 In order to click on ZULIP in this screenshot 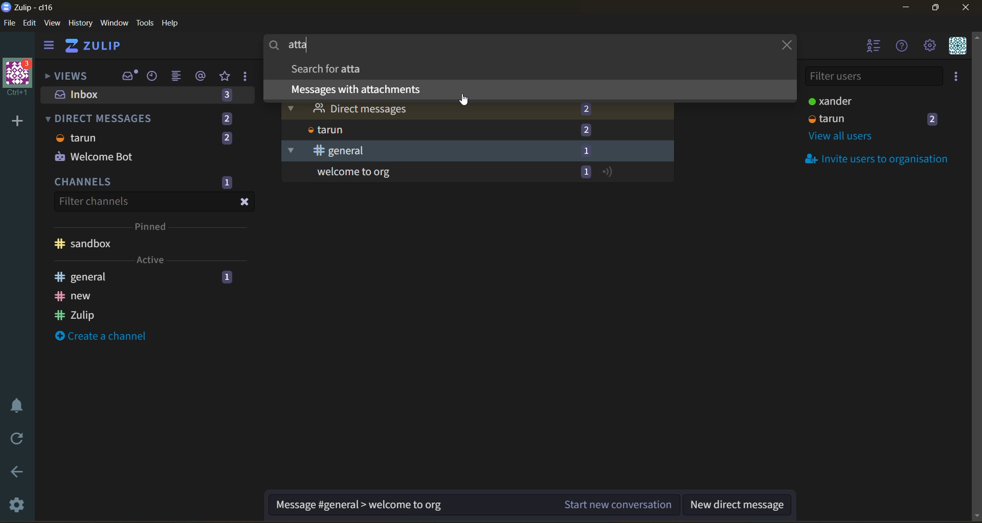, I will do `click(95, 45)`.